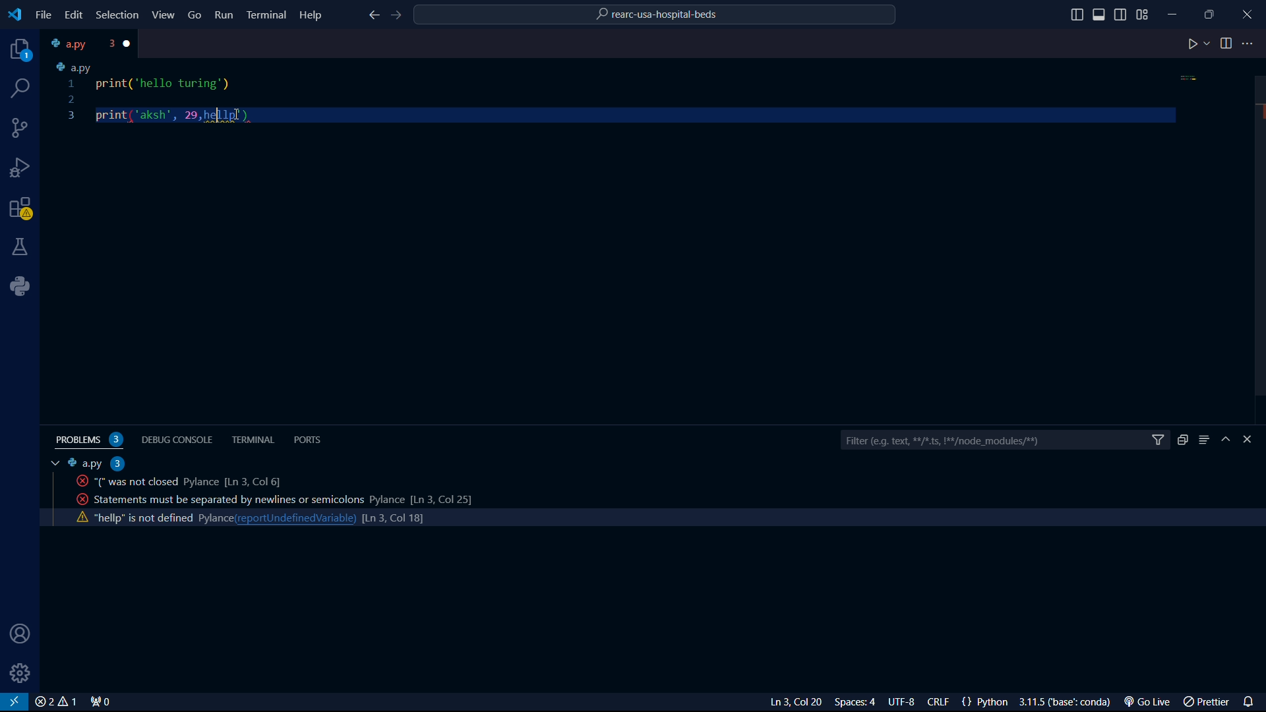 Image resolution: width=1266 pixels, height=712 pixels. I want to click on grid view, so click(1143, 15).